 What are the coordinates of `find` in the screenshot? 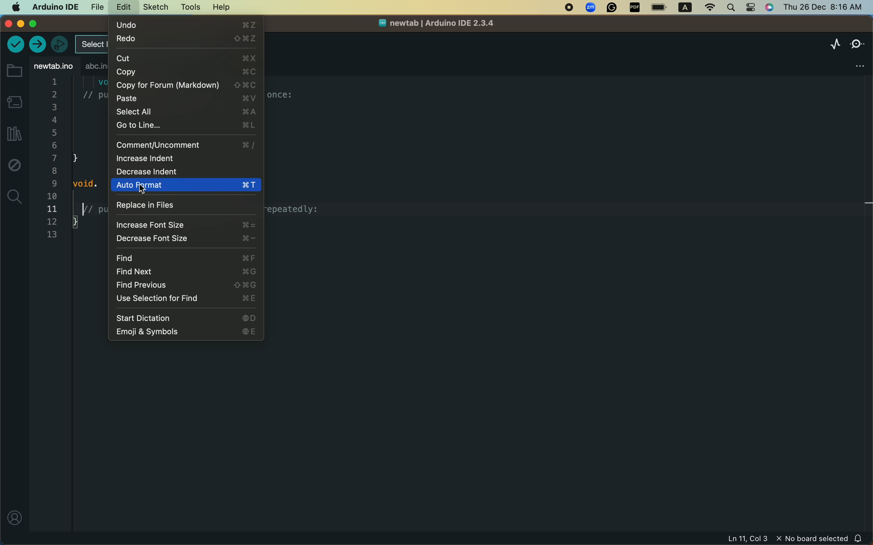 It's located at (186, 299).